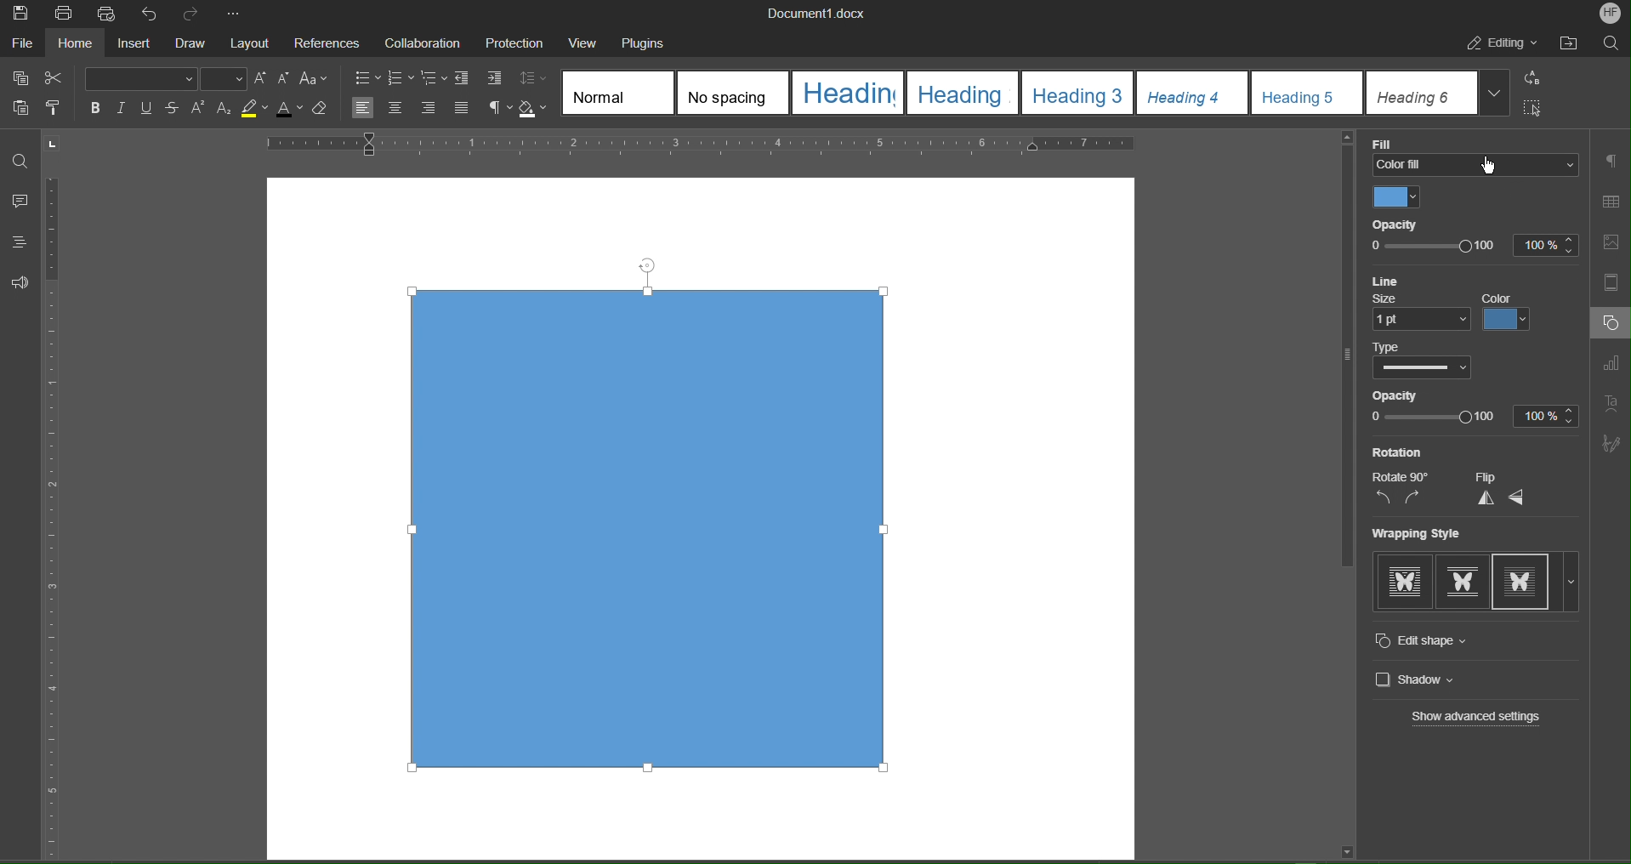  I want to click on Line spacing, so click(535, 77).